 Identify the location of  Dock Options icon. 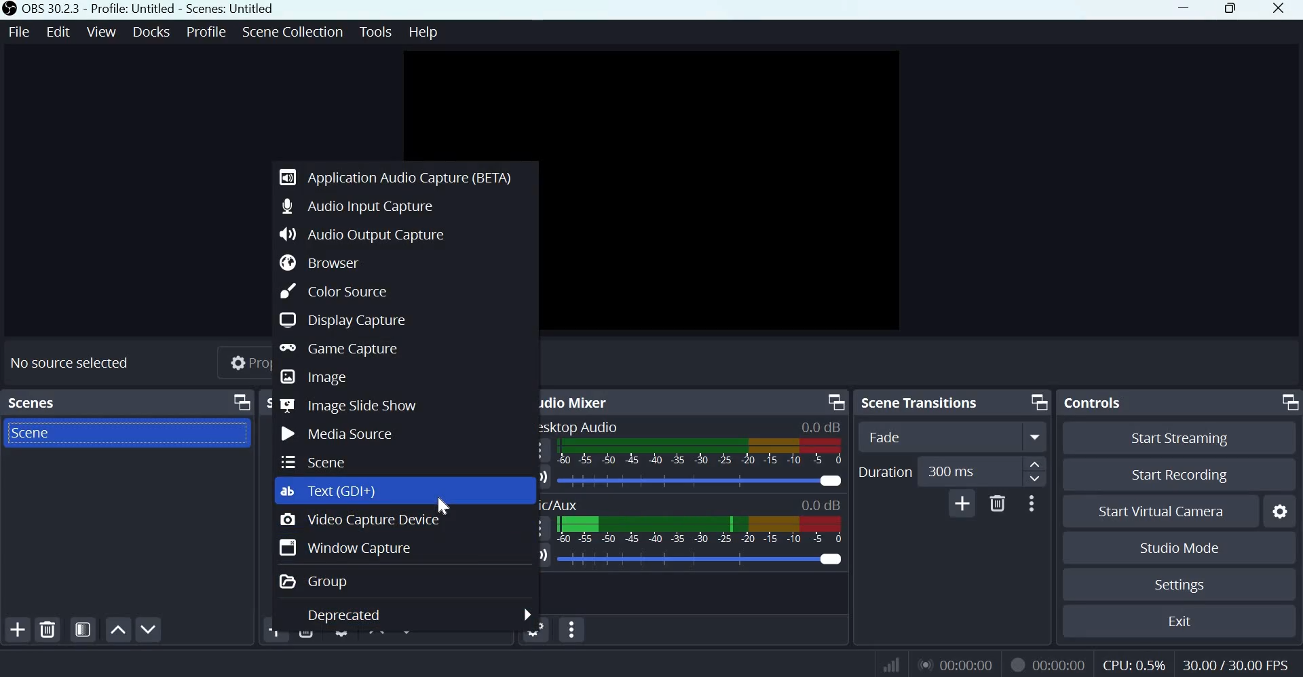
(834, 401).